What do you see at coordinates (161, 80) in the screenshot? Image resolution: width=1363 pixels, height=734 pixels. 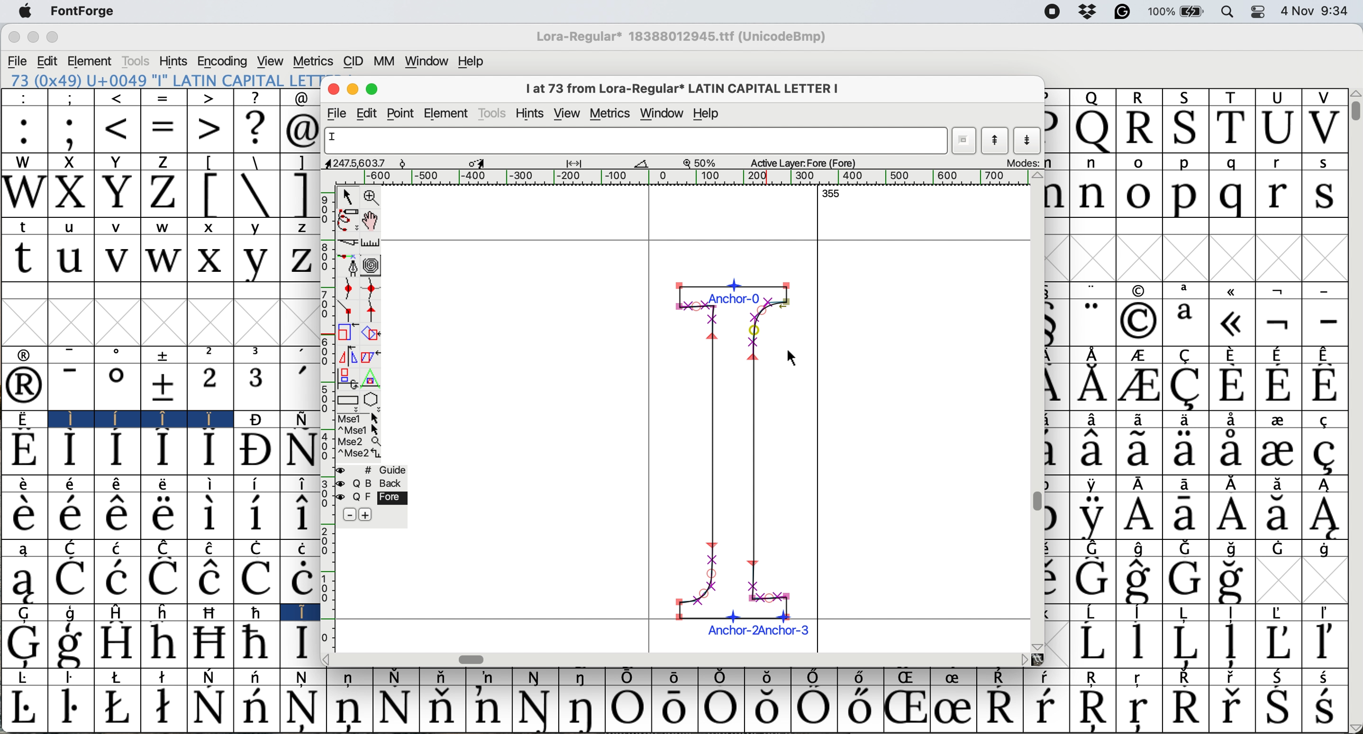 I see `73 (0x49) "I" LATIN CAPITAL LETTER` at bounding box center [161, 80].